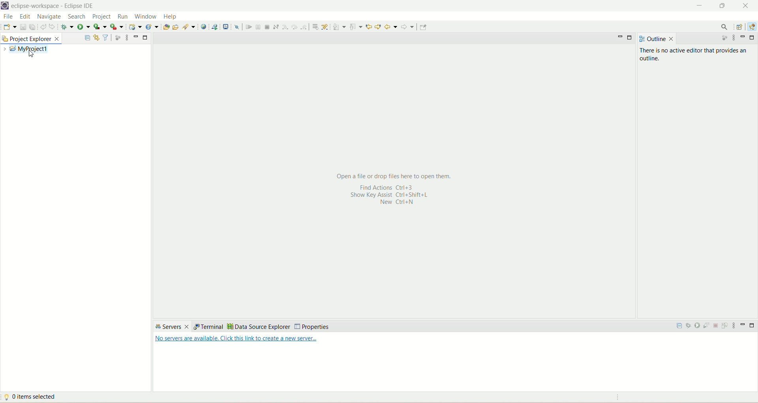  I want to click on text, so click(236, 340).